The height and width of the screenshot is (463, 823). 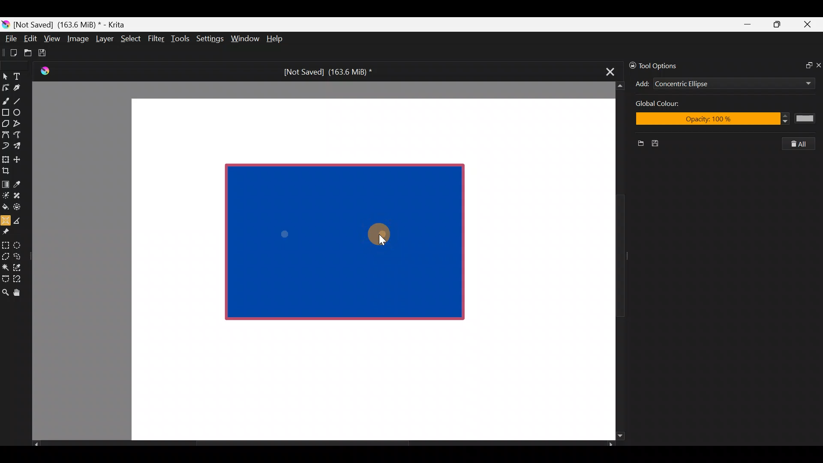 What do you see at coordinates (48, 53) in the screenshot?
I see `Save` at bounding box center [48, 53].